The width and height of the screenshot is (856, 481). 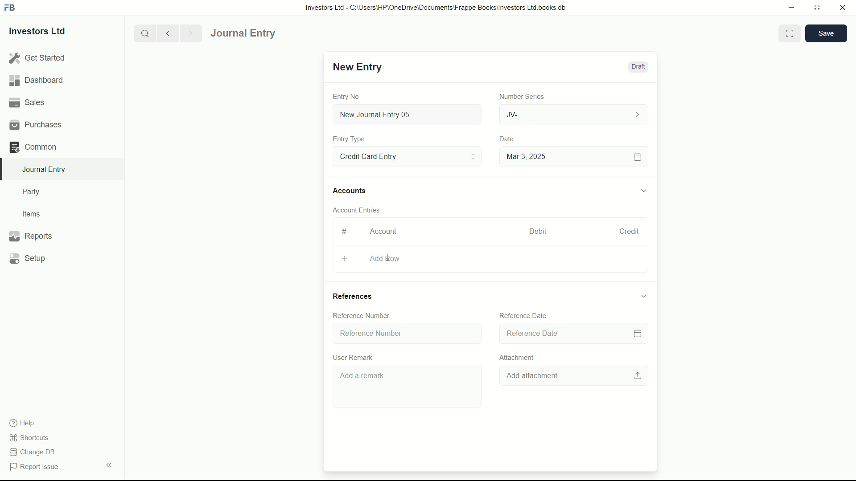 What do you see at coordinates (626, 232) in the screenshot?
I see `Credit` at bounding box center [626, 232].